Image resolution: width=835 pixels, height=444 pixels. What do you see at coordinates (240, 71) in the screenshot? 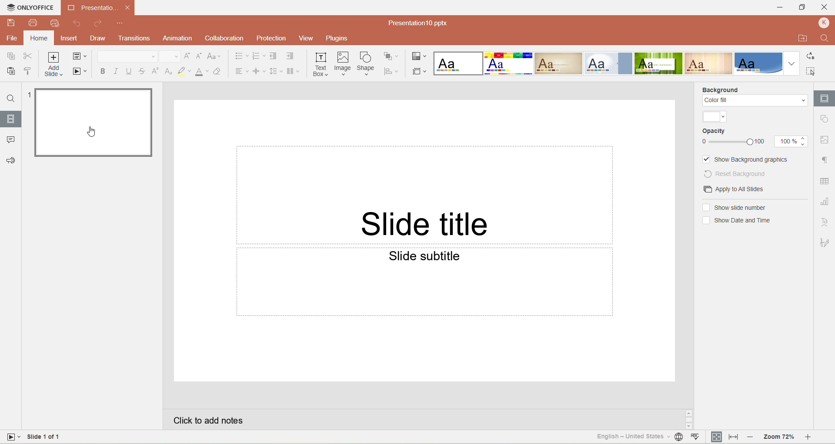
I see `Horizontal align` at bounding box center [240, 71].